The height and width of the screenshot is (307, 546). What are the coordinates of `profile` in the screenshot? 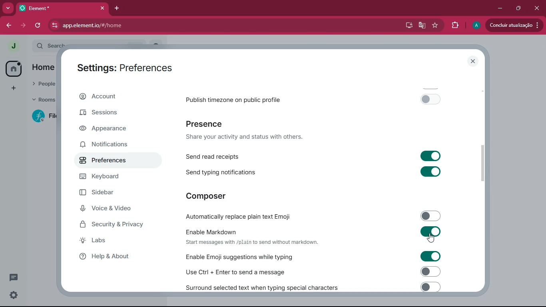 It's located at (476, 25).